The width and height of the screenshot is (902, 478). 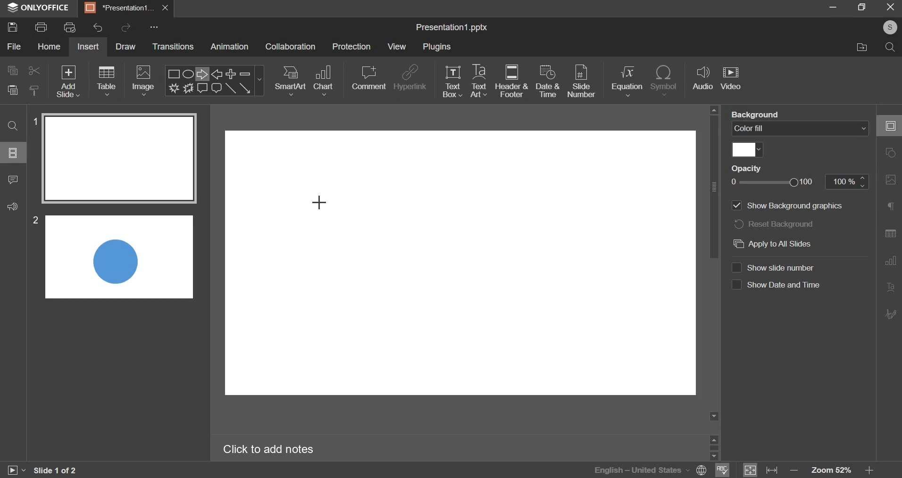 I want to click on find, so click(x=12, y=125).